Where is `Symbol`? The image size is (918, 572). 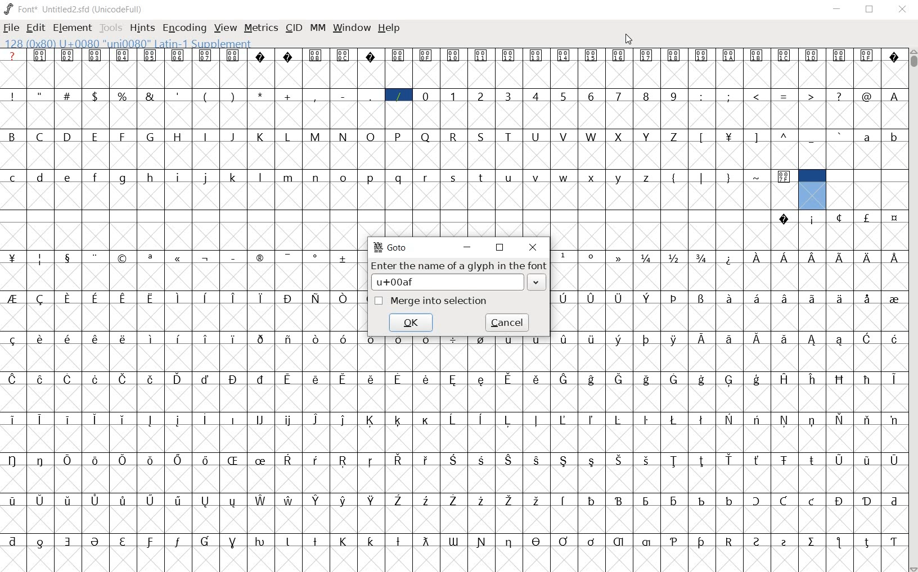
Symbol is located at coordinates (152, 297).